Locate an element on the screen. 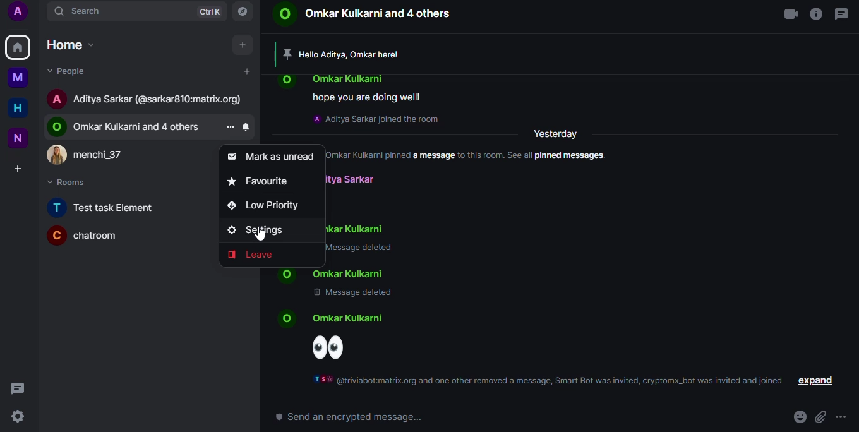 Image resolution: width=859 pixels, height=432 pixels. leave is located at coordinates (255, 255).